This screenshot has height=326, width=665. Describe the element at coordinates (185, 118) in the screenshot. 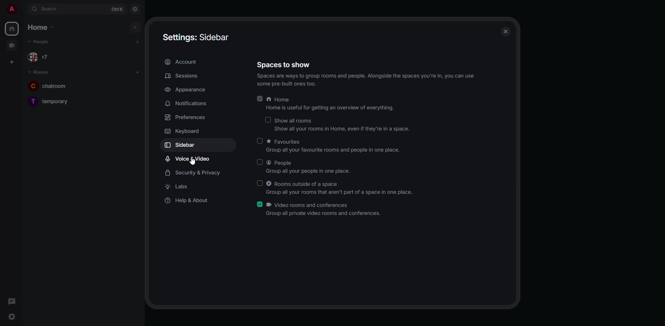

I see `preferences` at that location.